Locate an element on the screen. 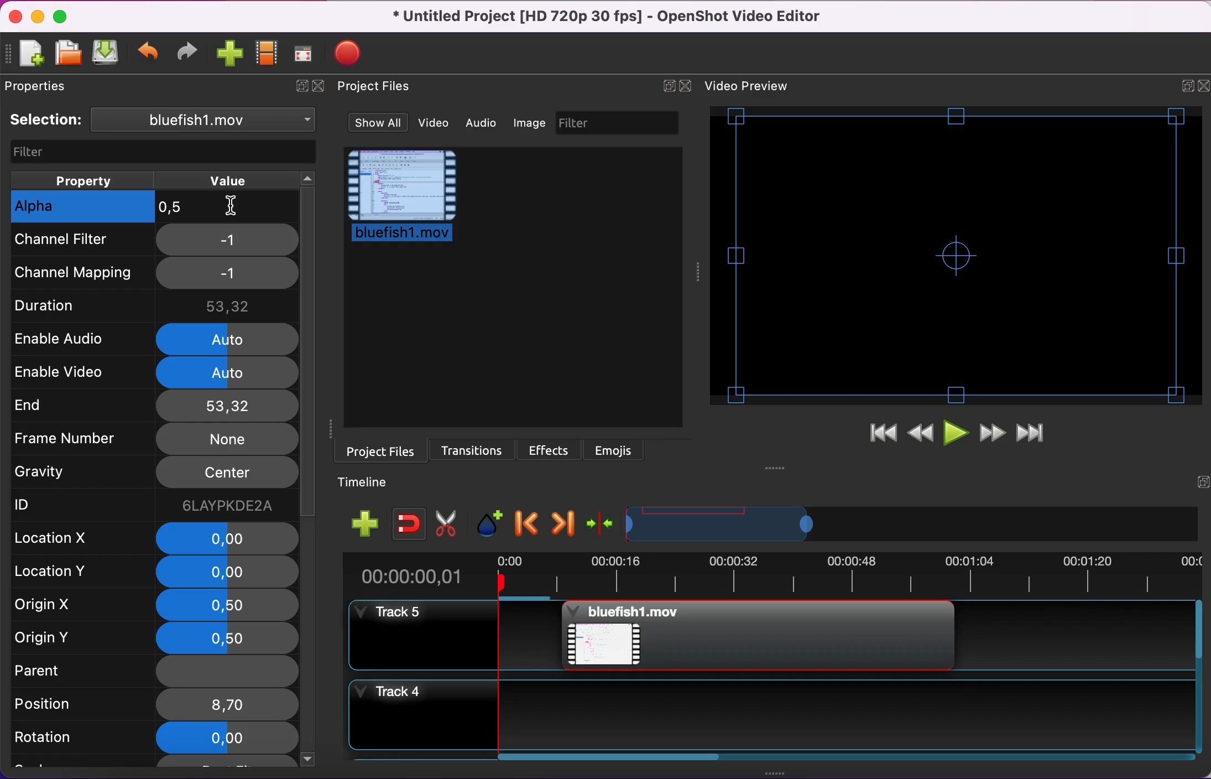 The image size is (1211, 779). track 5 is located at coordinates (450, 636).